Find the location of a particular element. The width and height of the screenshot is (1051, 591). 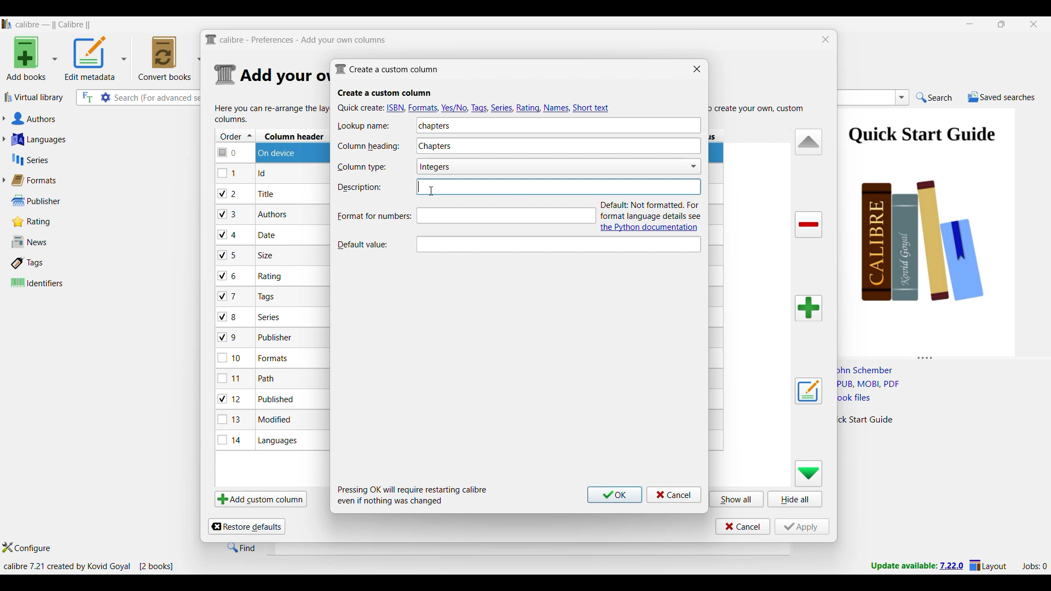

Logo of current settings is located at coordinates (226, 75).